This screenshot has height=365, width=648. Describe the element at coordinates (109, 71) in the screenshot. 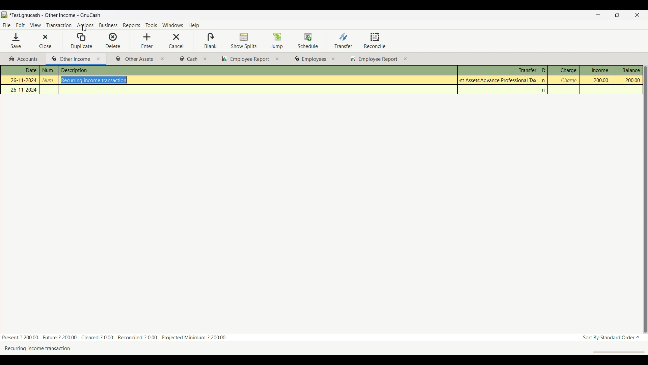

I see `description` at that location.